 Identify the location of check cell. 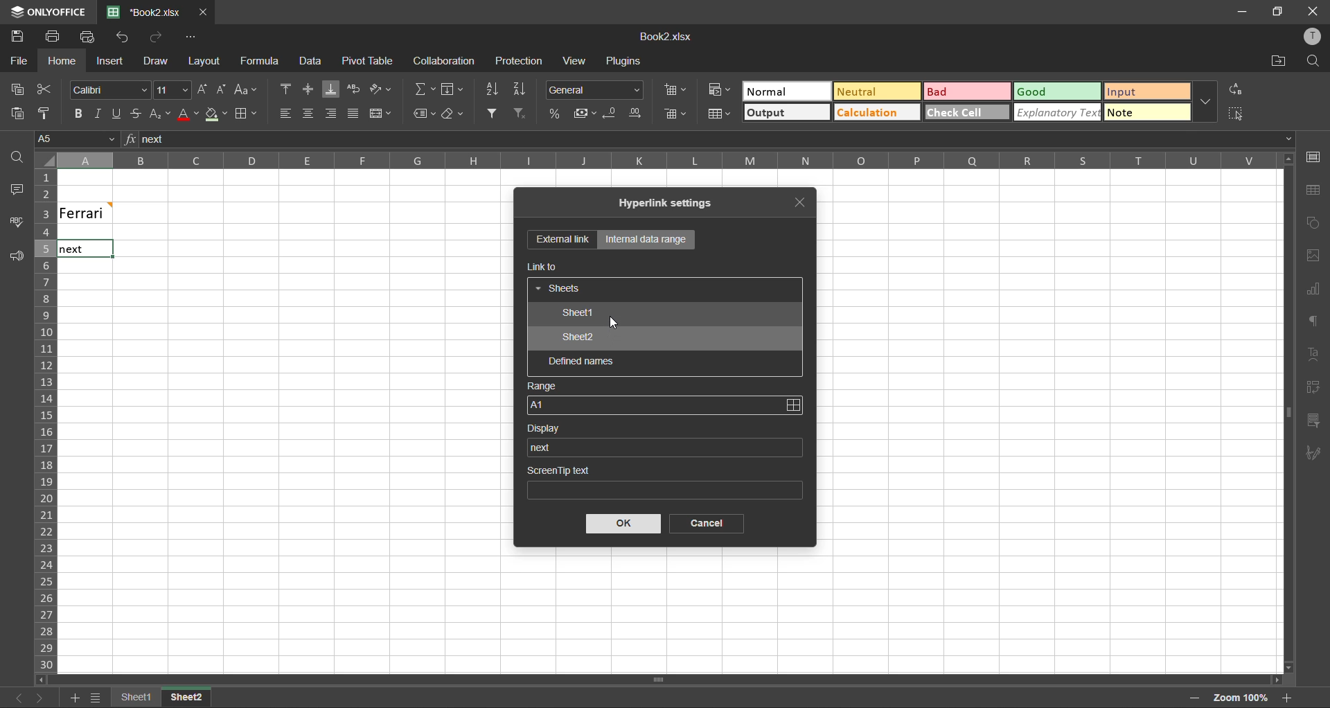
(966, 112).